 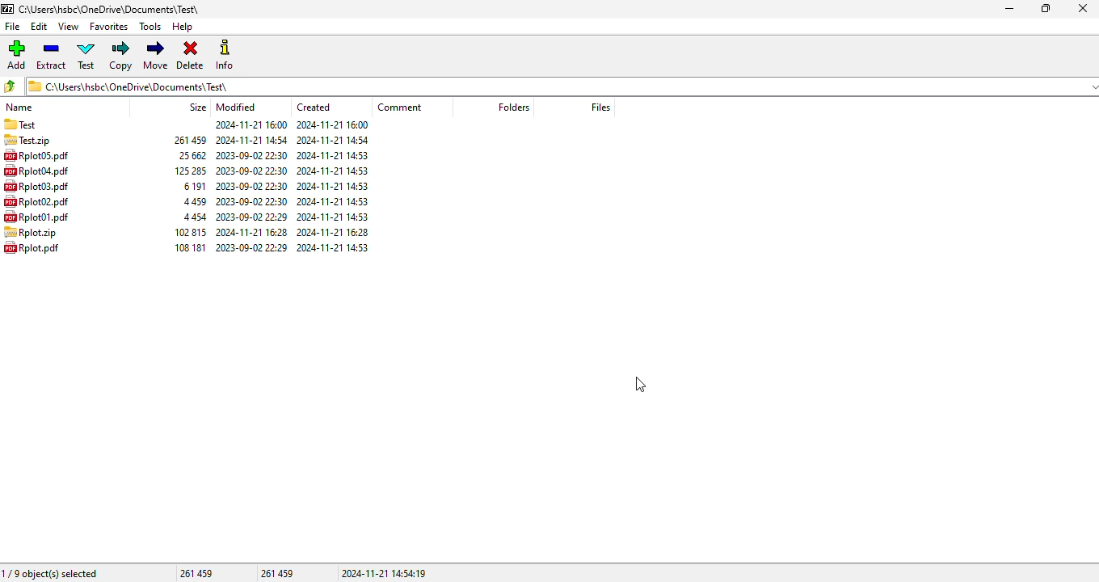 I want to click on close, so click(x=1083, y=8).